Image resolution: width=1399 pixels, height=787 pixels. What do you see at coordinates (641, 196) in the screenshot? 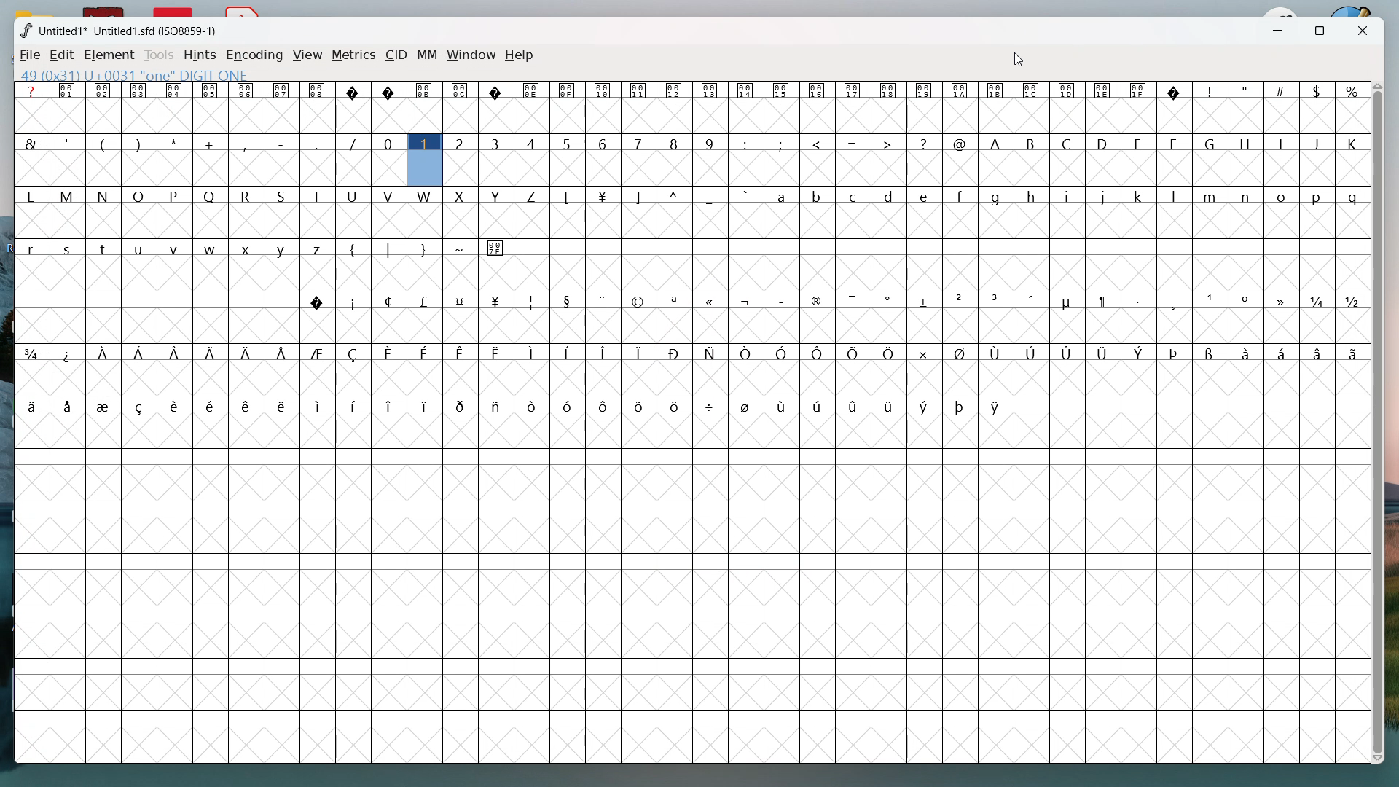
I see `]` at bounding box center [641, 196].